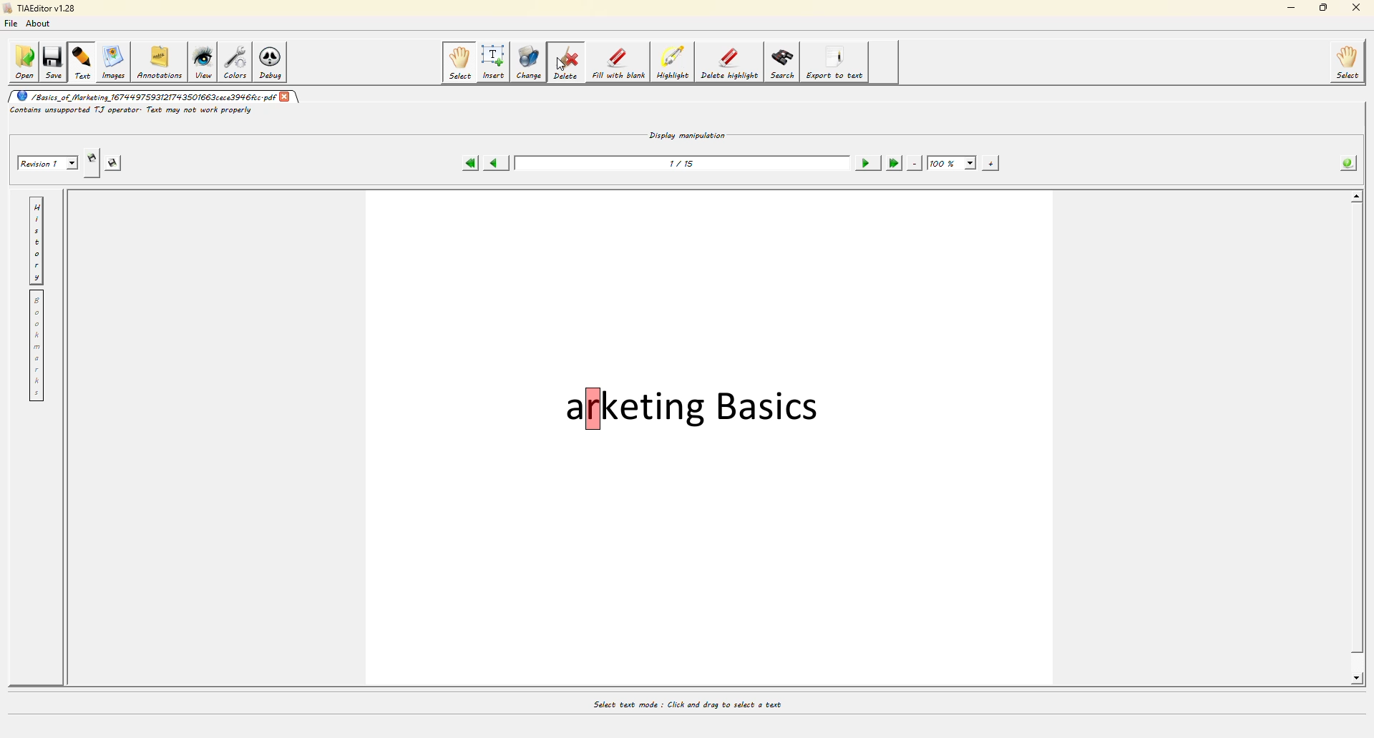 This screenshot has width=1374, height=738. I want to click on Contains unsupported TJ operator. Text may not work properly., so click(131, 112).